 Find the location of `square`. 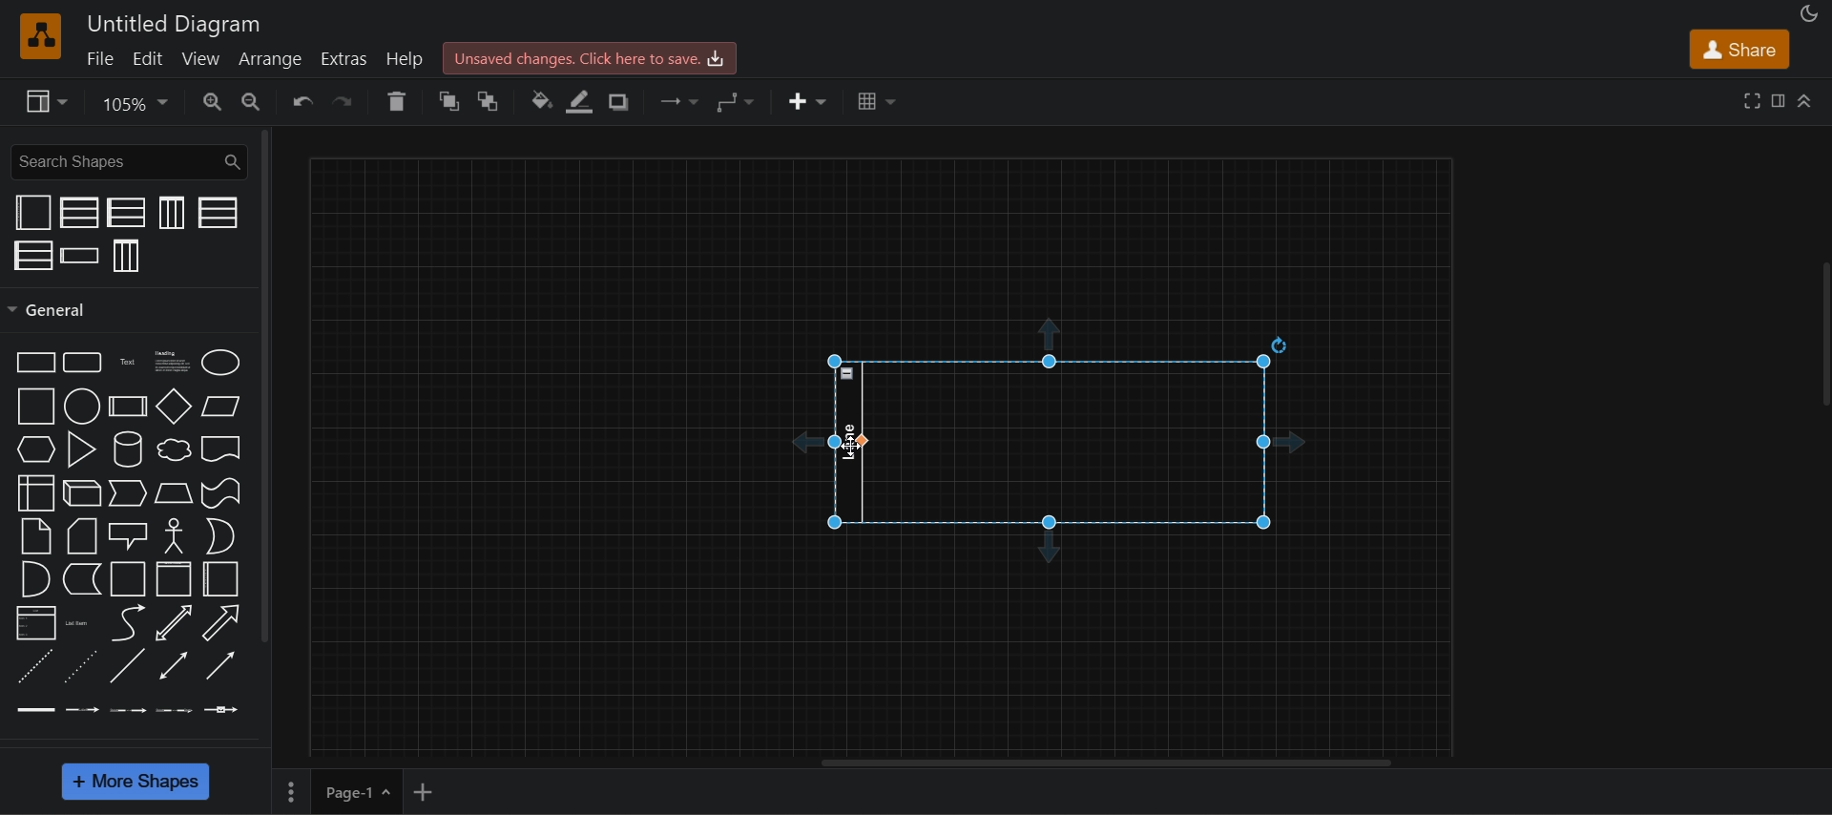

square is located at coordinates (33, 407).